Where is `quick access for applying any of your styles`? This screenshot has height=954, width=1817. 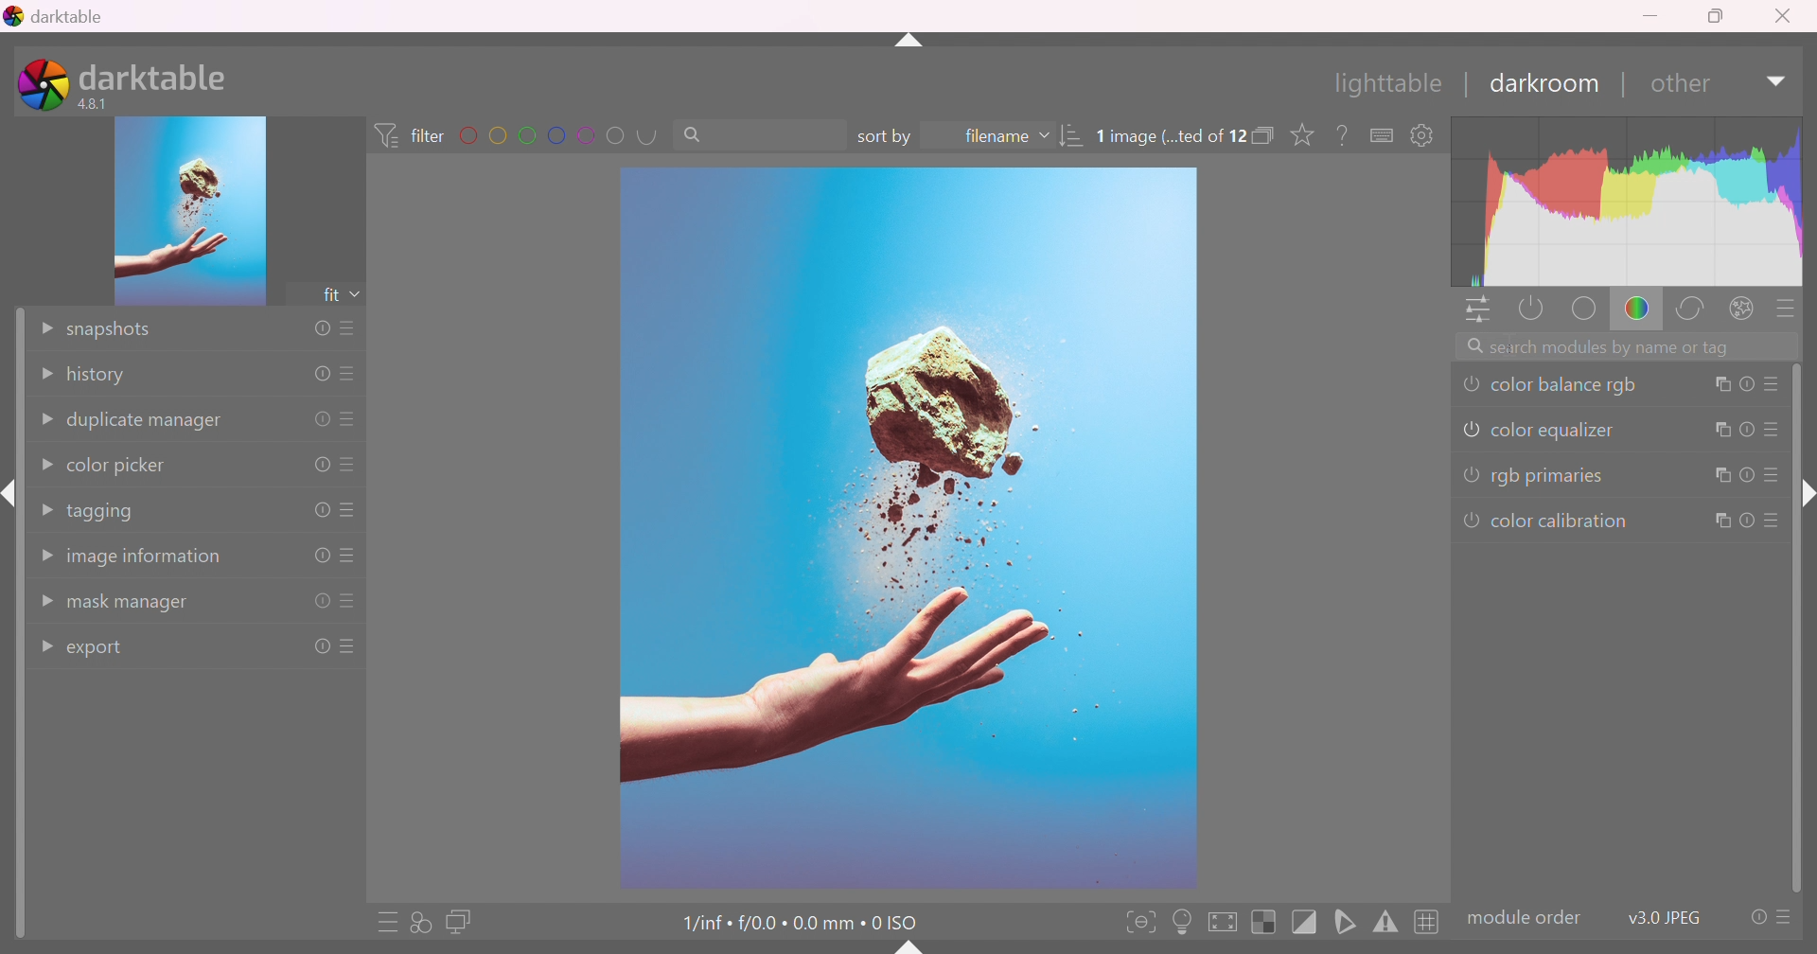 quick access for applying any of your styles is located at coordinates (426, 921).